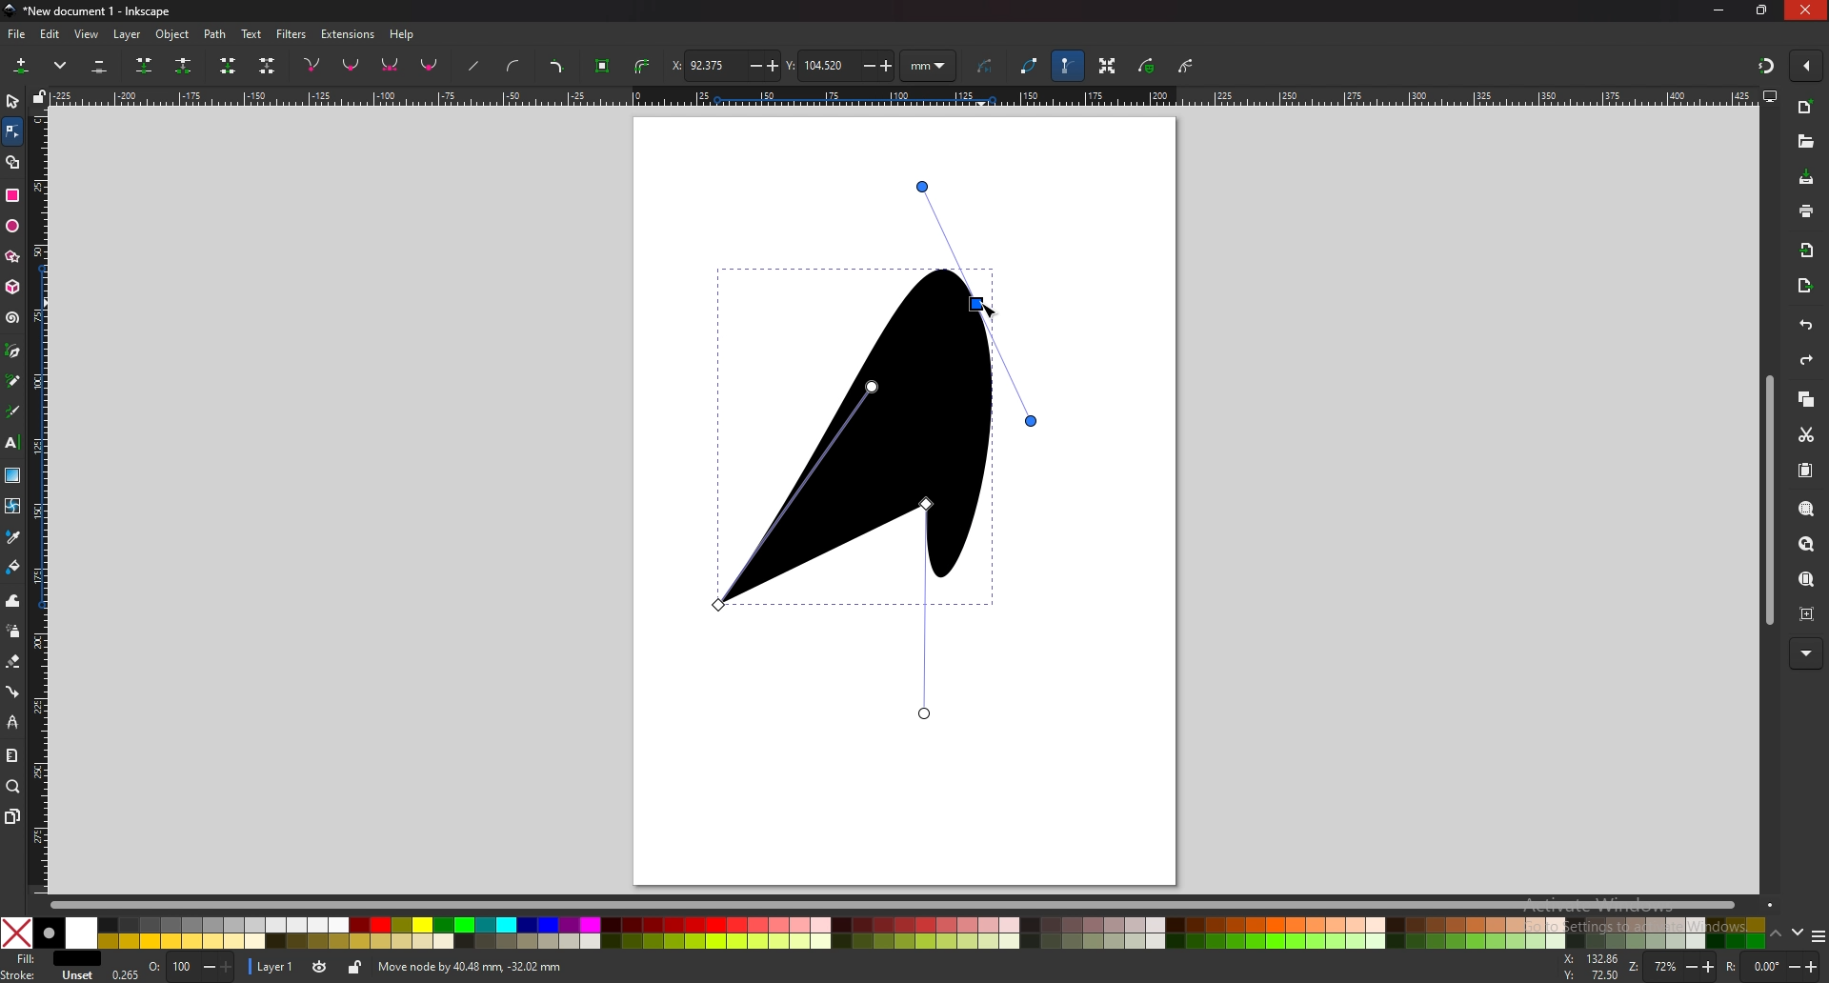 This screenshot has width=1829, height=983. Describe the element at coordinates (352, 64) in the screenshot. I see `nodes smooth` at that location.